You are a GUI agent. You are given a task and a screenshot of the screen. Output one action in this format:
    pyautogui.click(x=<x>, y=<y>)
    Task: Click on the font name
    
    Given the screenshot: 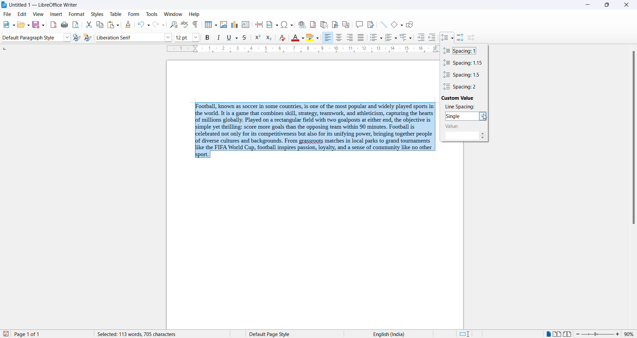 What is the action you would take?
    pyautogui.click(x=129, y=37)
    